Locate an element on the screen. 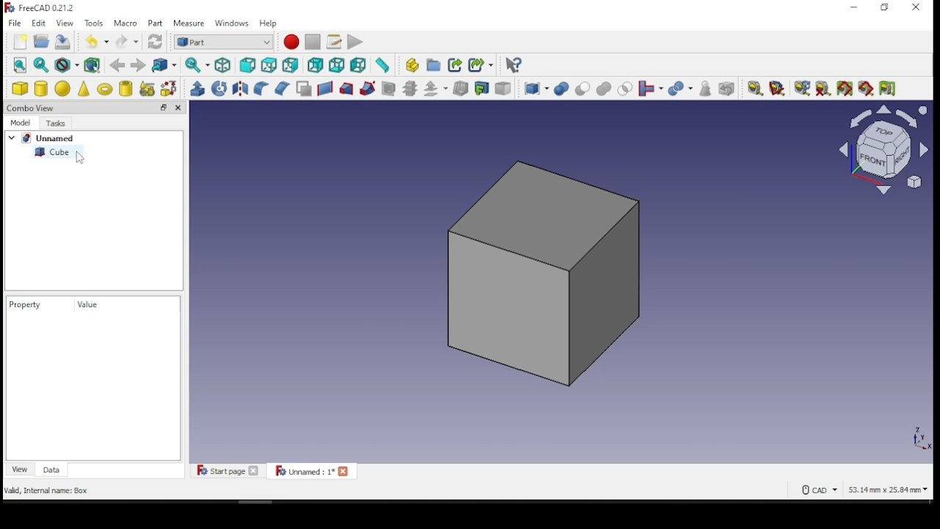 Image resolution: width=940 pixels, height=529 pixels. restore is located at coordinates (885, 8).